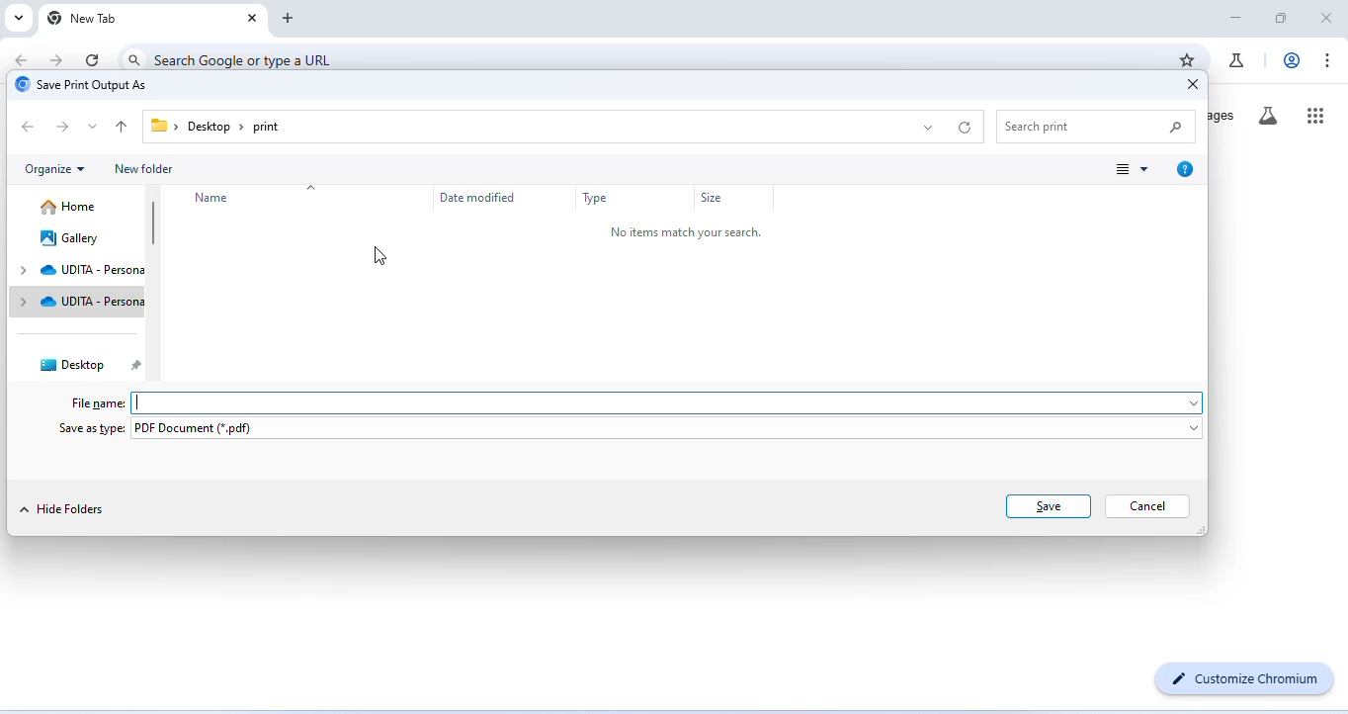 The image size is (1348, 714). Describe the element at coordinates (55, 170) in the screenshot. I see `organize` at that location.